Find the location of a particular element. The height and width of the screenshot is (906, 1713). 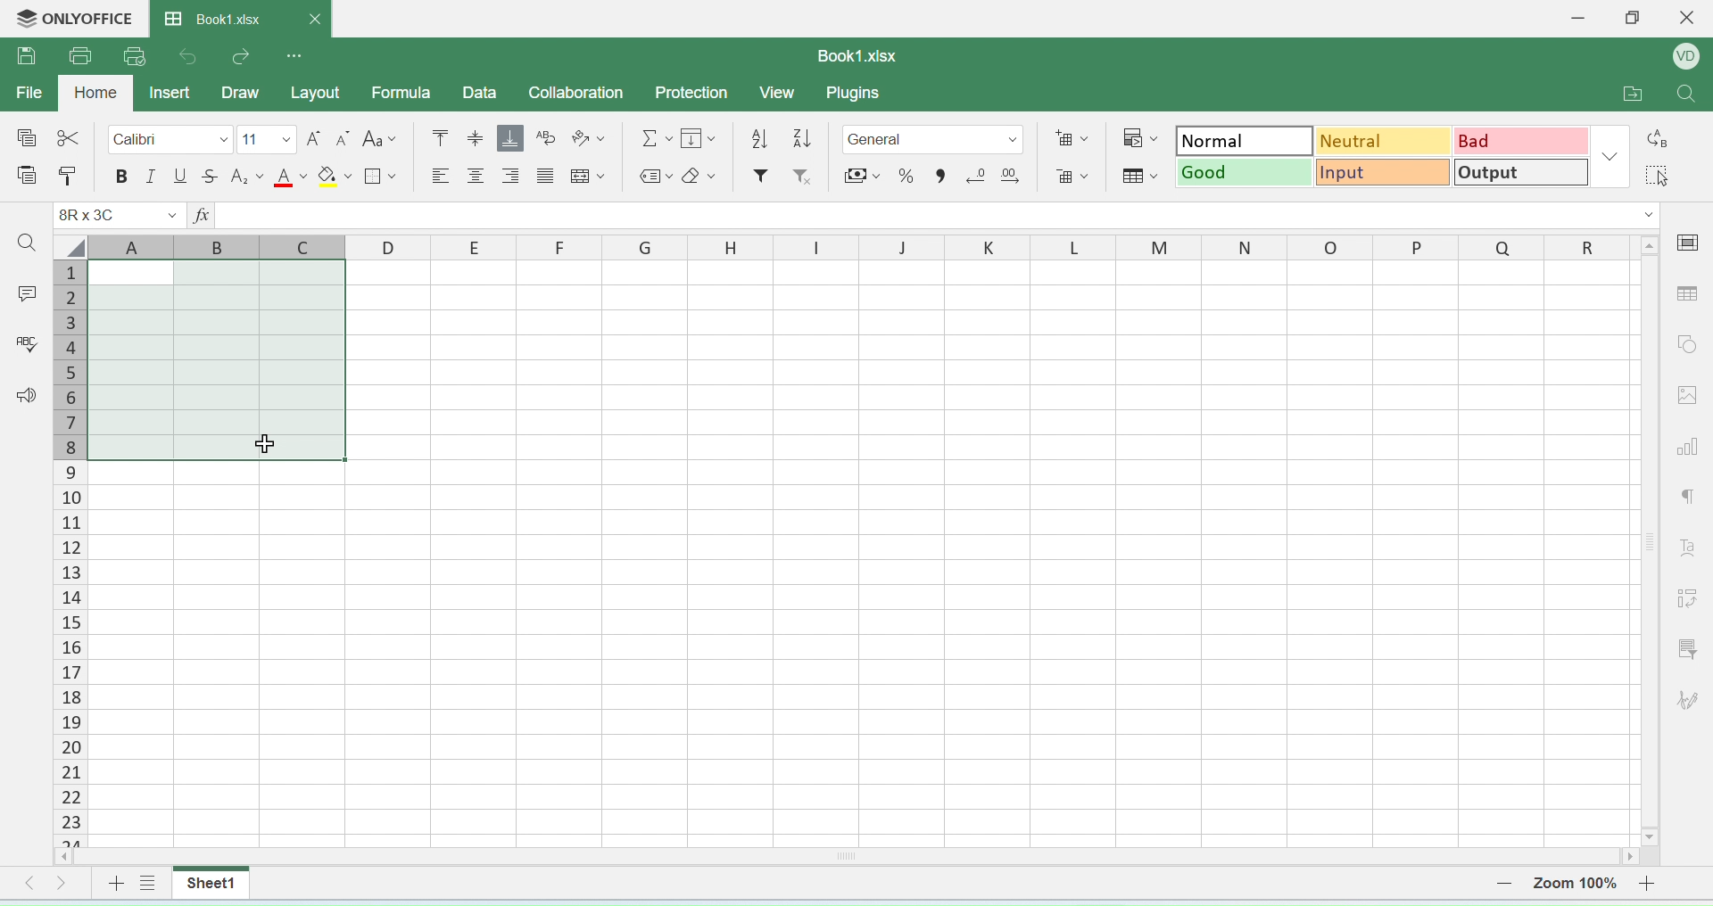

sheet1 is located at coordinates (209, 884).